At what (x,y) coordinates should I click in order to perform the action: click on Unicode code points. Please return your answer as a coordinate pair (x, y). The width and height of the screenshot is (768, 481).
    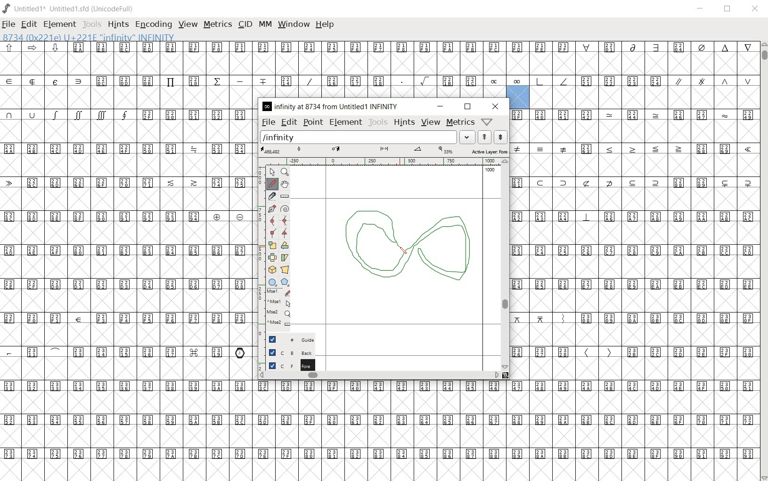
    Looking at the image, I should click on (286, 80).